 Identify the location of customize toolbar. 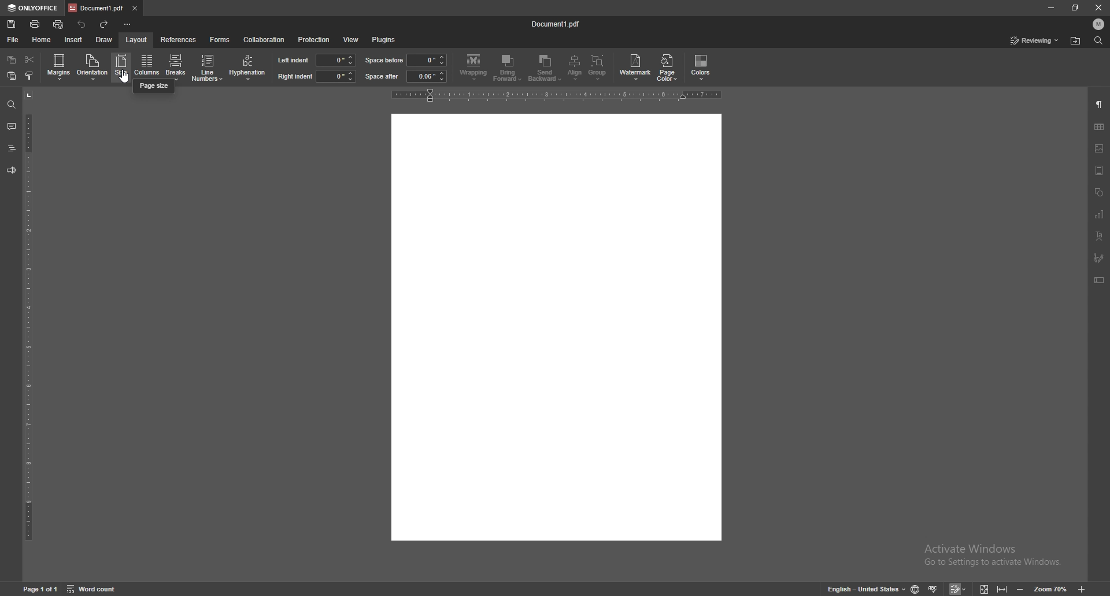
(127, 24).